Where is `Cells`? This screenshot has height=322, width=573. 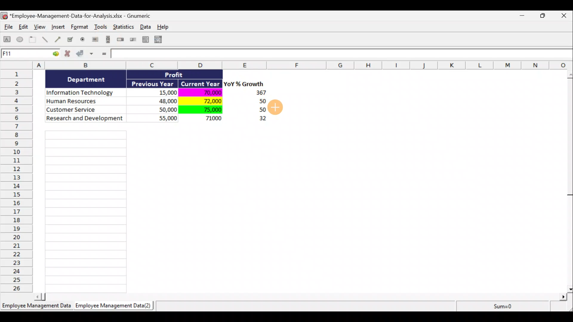 Cells is located at coordinates (86, 210).